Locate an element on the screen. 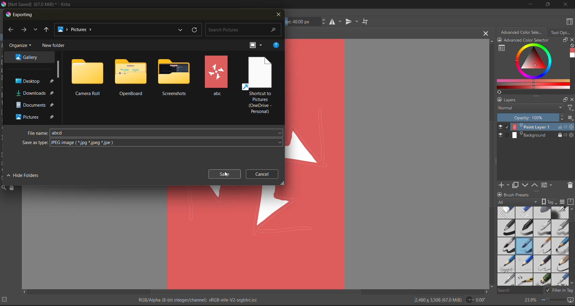  lock/unlock docker is located at coordinates (500, 194).